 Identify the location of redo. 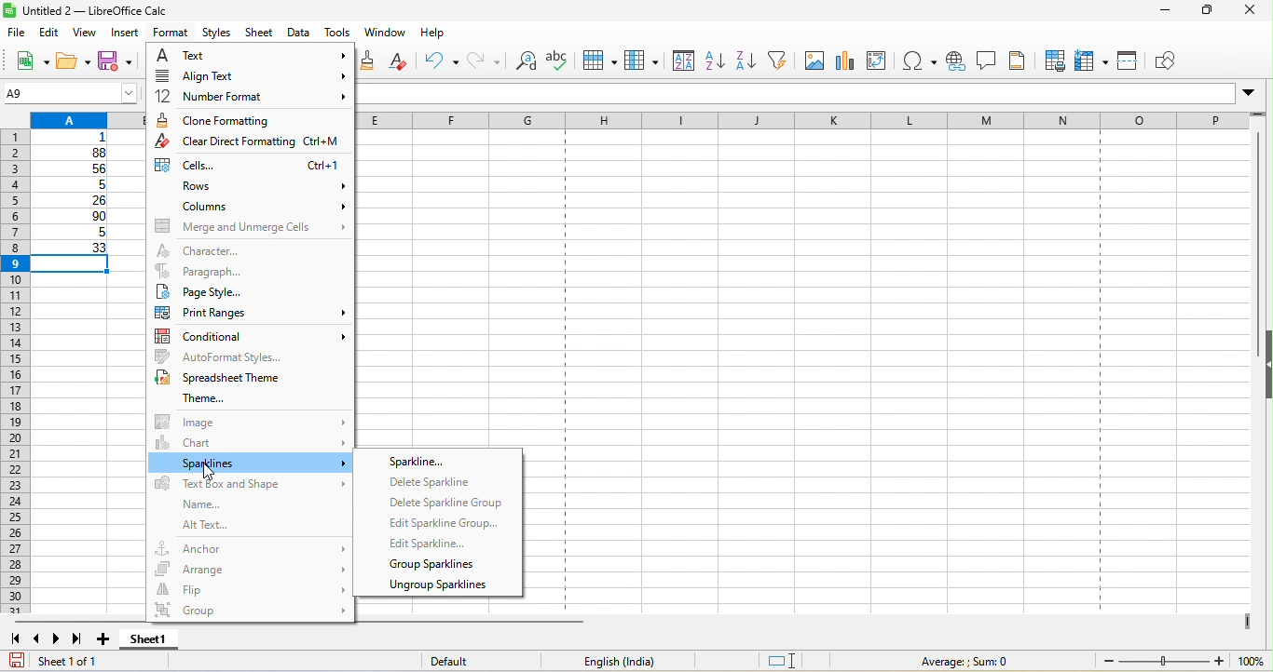
(486, 62).